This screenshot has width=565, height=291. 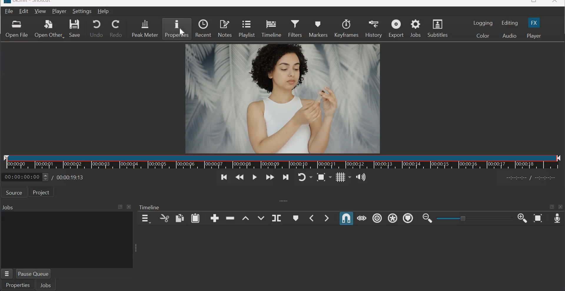 What do you see at coordinates (25, 177) in the screenshot?
I see `current position` at bounding box center [25, 177].